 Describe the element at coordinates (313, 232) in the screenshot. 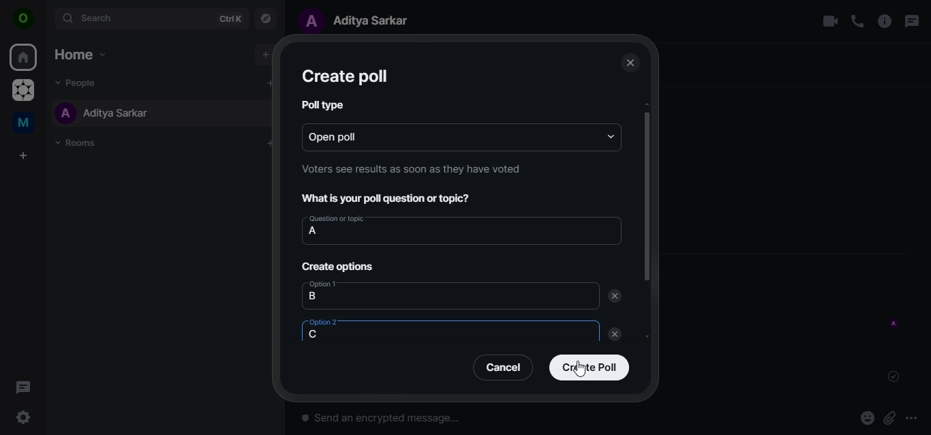

I see `a` at that location.